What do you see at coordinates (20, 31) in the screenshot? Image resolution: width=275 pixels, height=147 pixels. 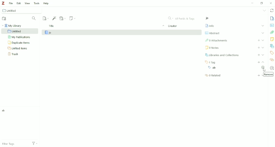 I see `Untitled Collection` at bounding box center [20, 31].